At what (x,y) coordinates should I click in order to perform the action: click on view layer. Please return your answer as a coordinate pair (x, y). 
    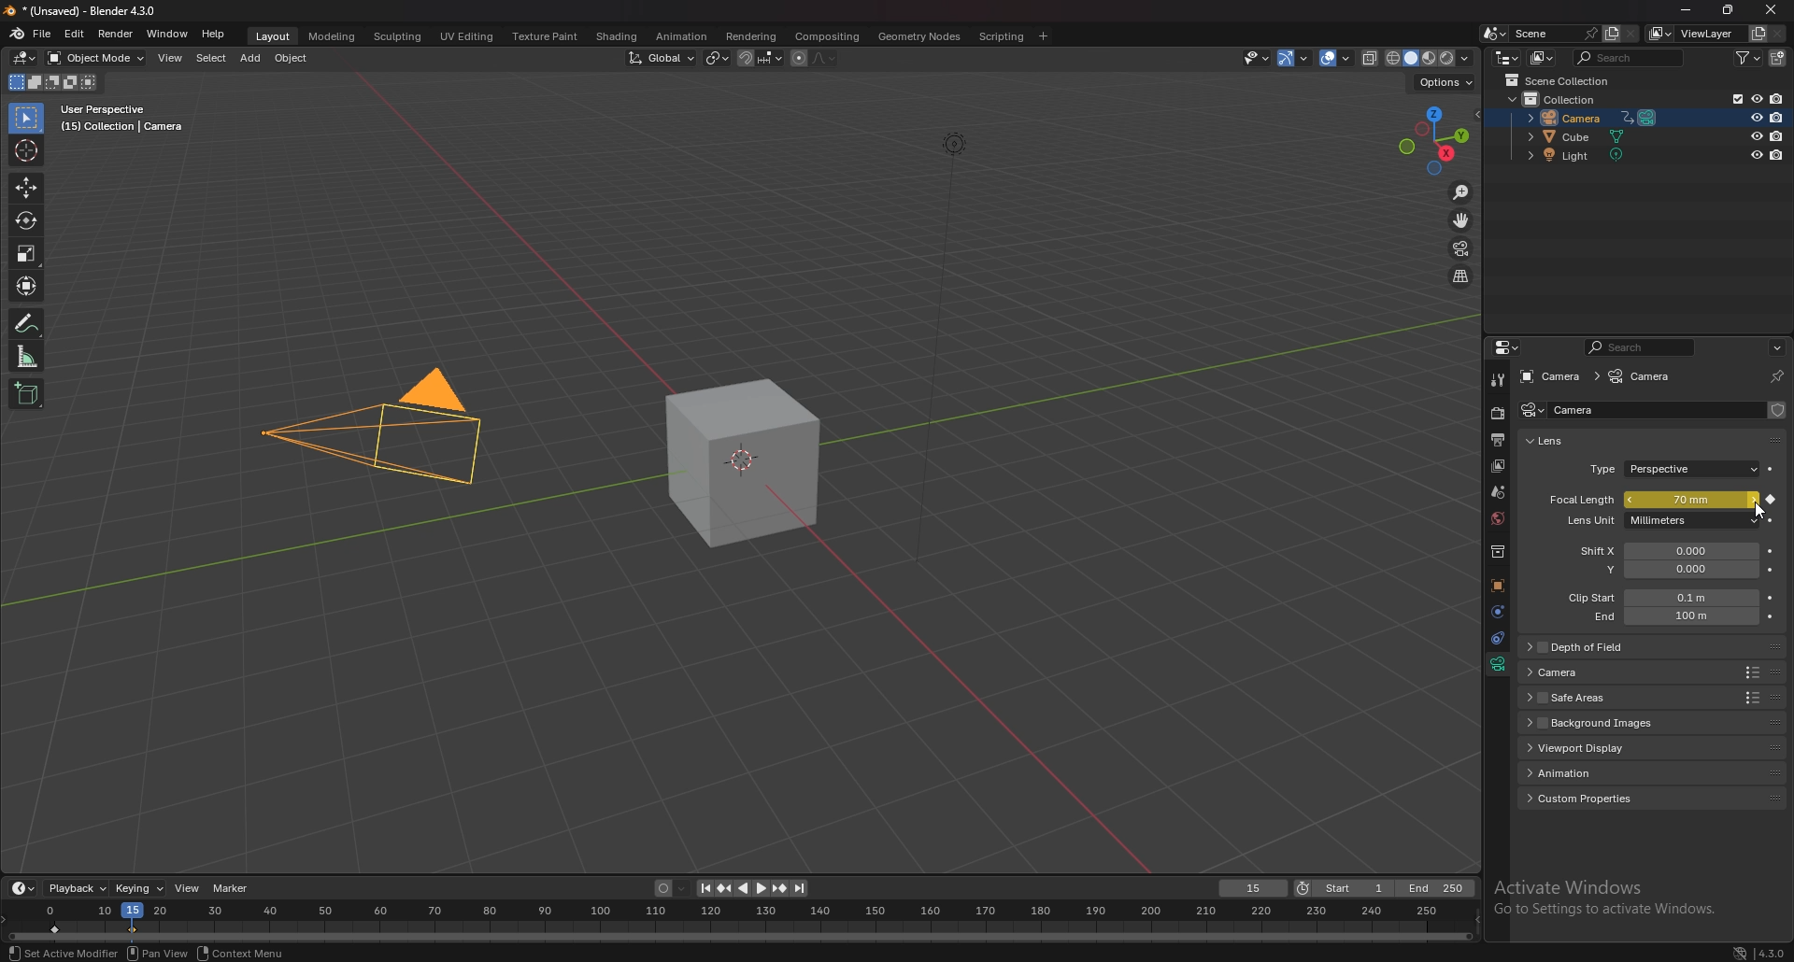
    Looking at the image, I should click on (1697, 34).